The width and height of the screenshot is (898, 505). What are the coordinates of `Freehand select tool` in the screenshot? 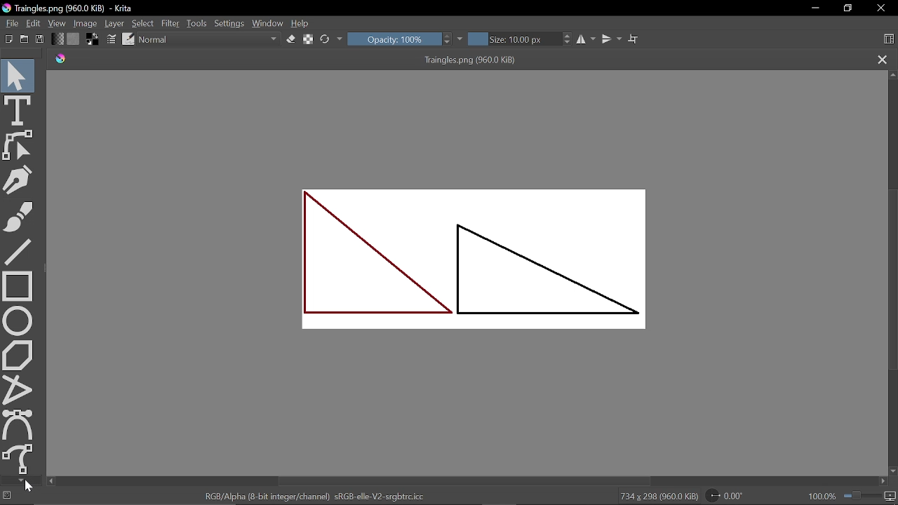 It's located at (20, 459).